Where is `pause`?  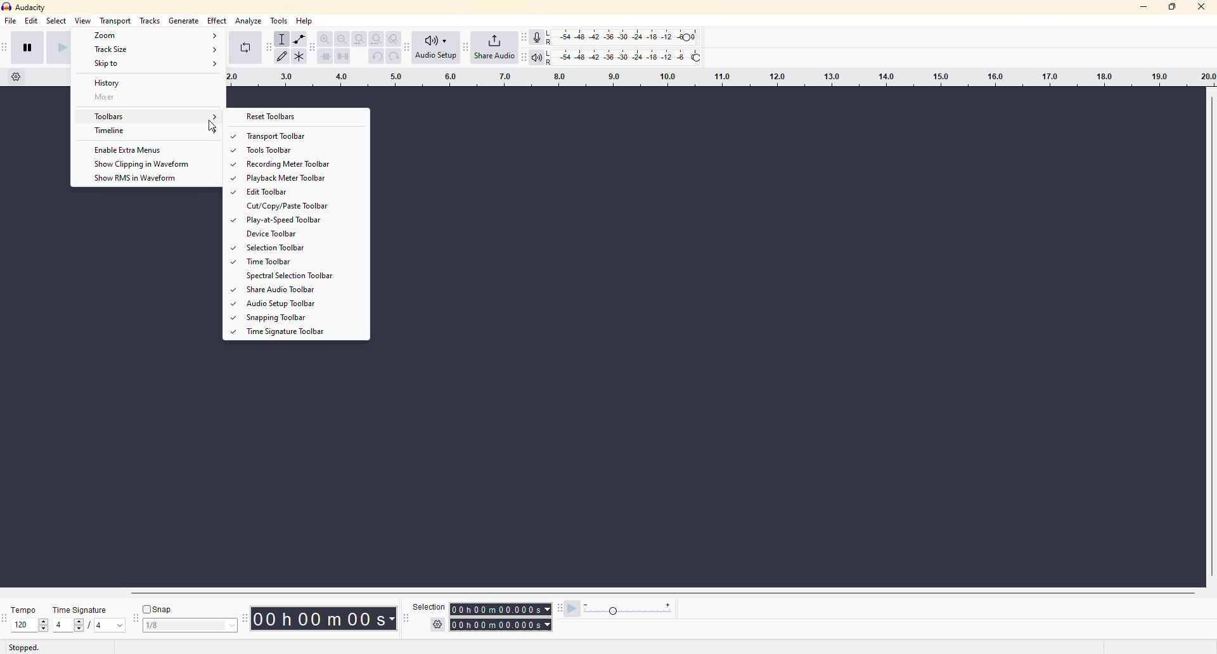
pause is located at coordinates (28, 47).